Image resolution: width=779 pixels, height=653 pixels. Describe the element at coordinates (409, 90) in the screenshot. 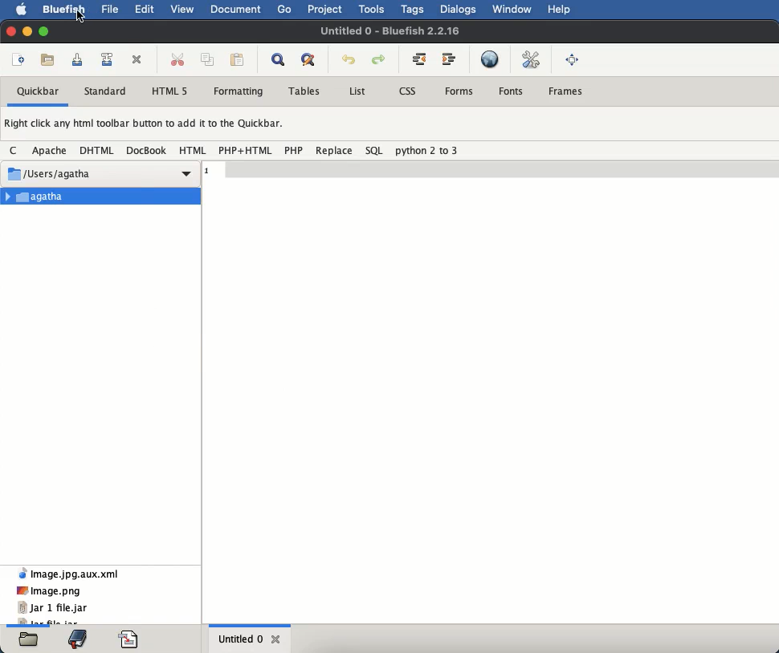

I see `css` at that location.